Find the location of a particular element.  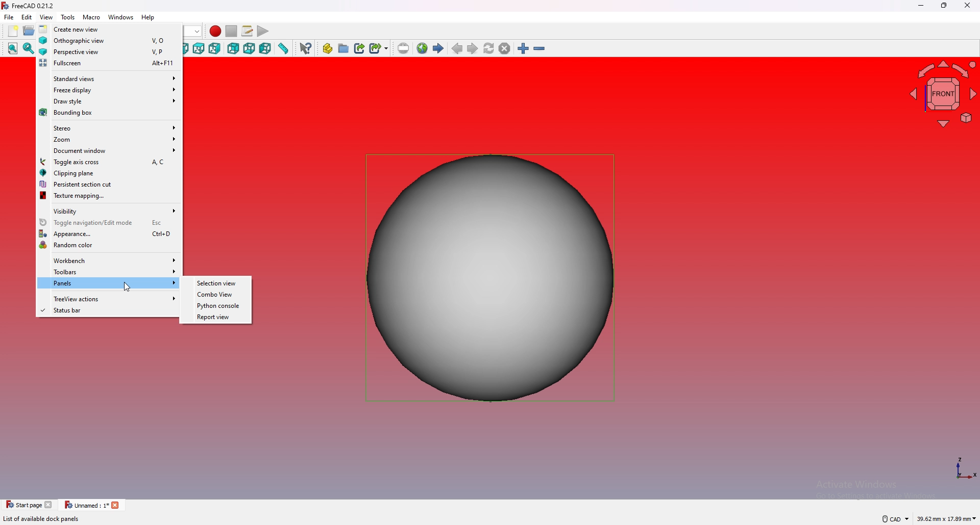

new is located at coordinates (12, 31).